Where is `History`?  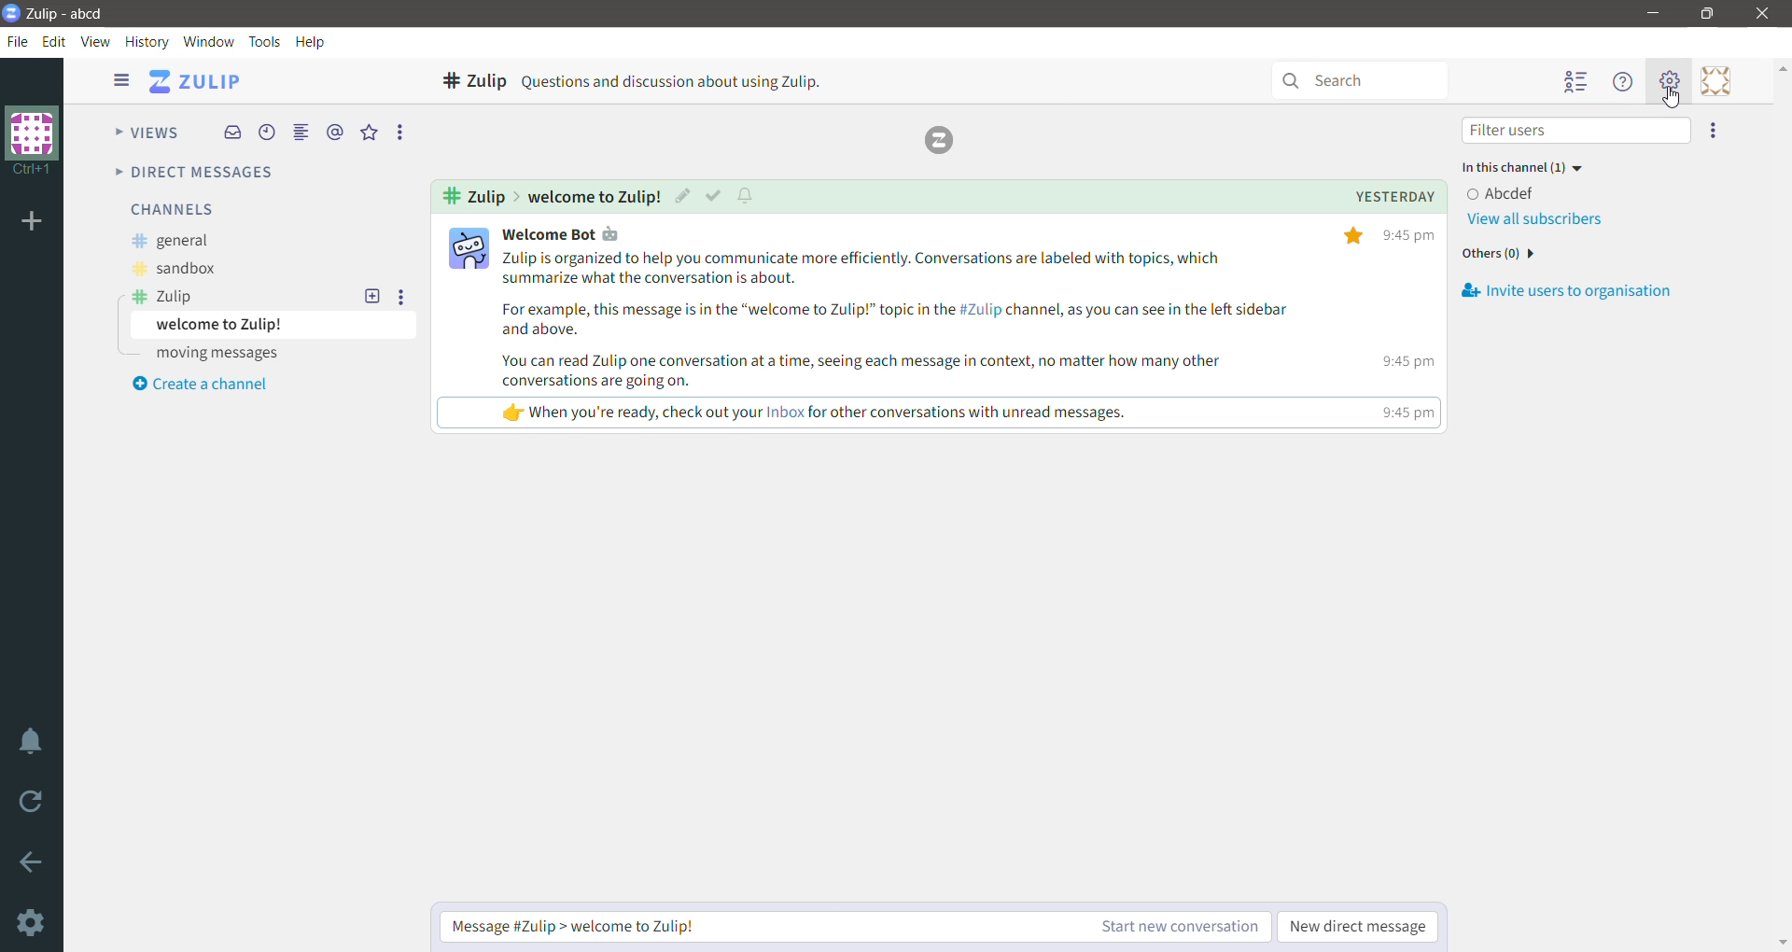
History is located at coordinates (147, 41).